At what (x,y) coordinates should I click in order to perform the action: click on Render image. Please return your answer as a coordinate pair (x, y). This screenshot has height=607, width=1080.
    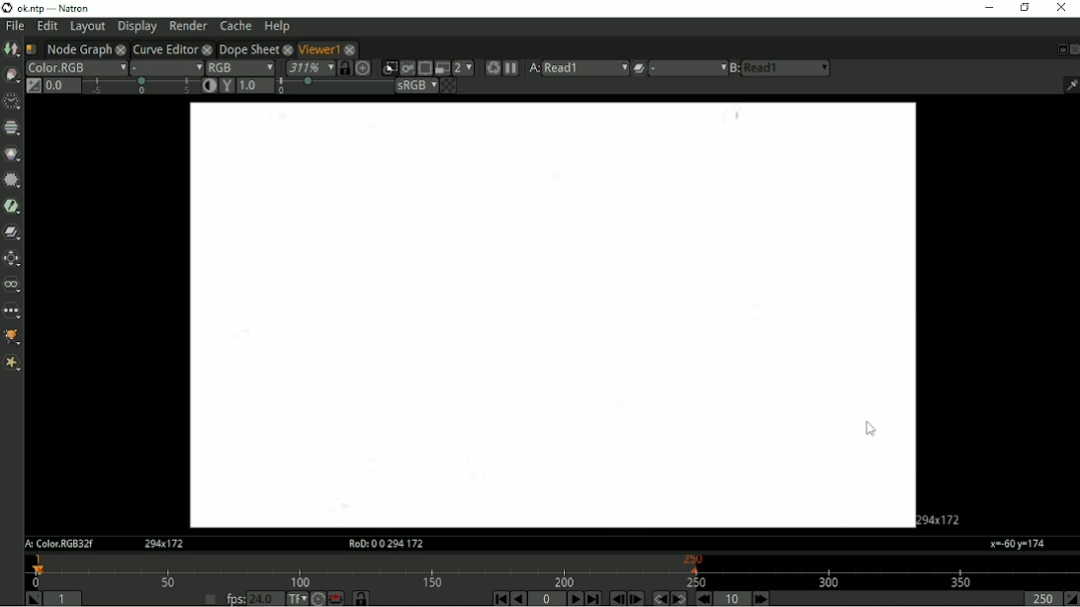
    Looking at the image, I should click on (406, 68).